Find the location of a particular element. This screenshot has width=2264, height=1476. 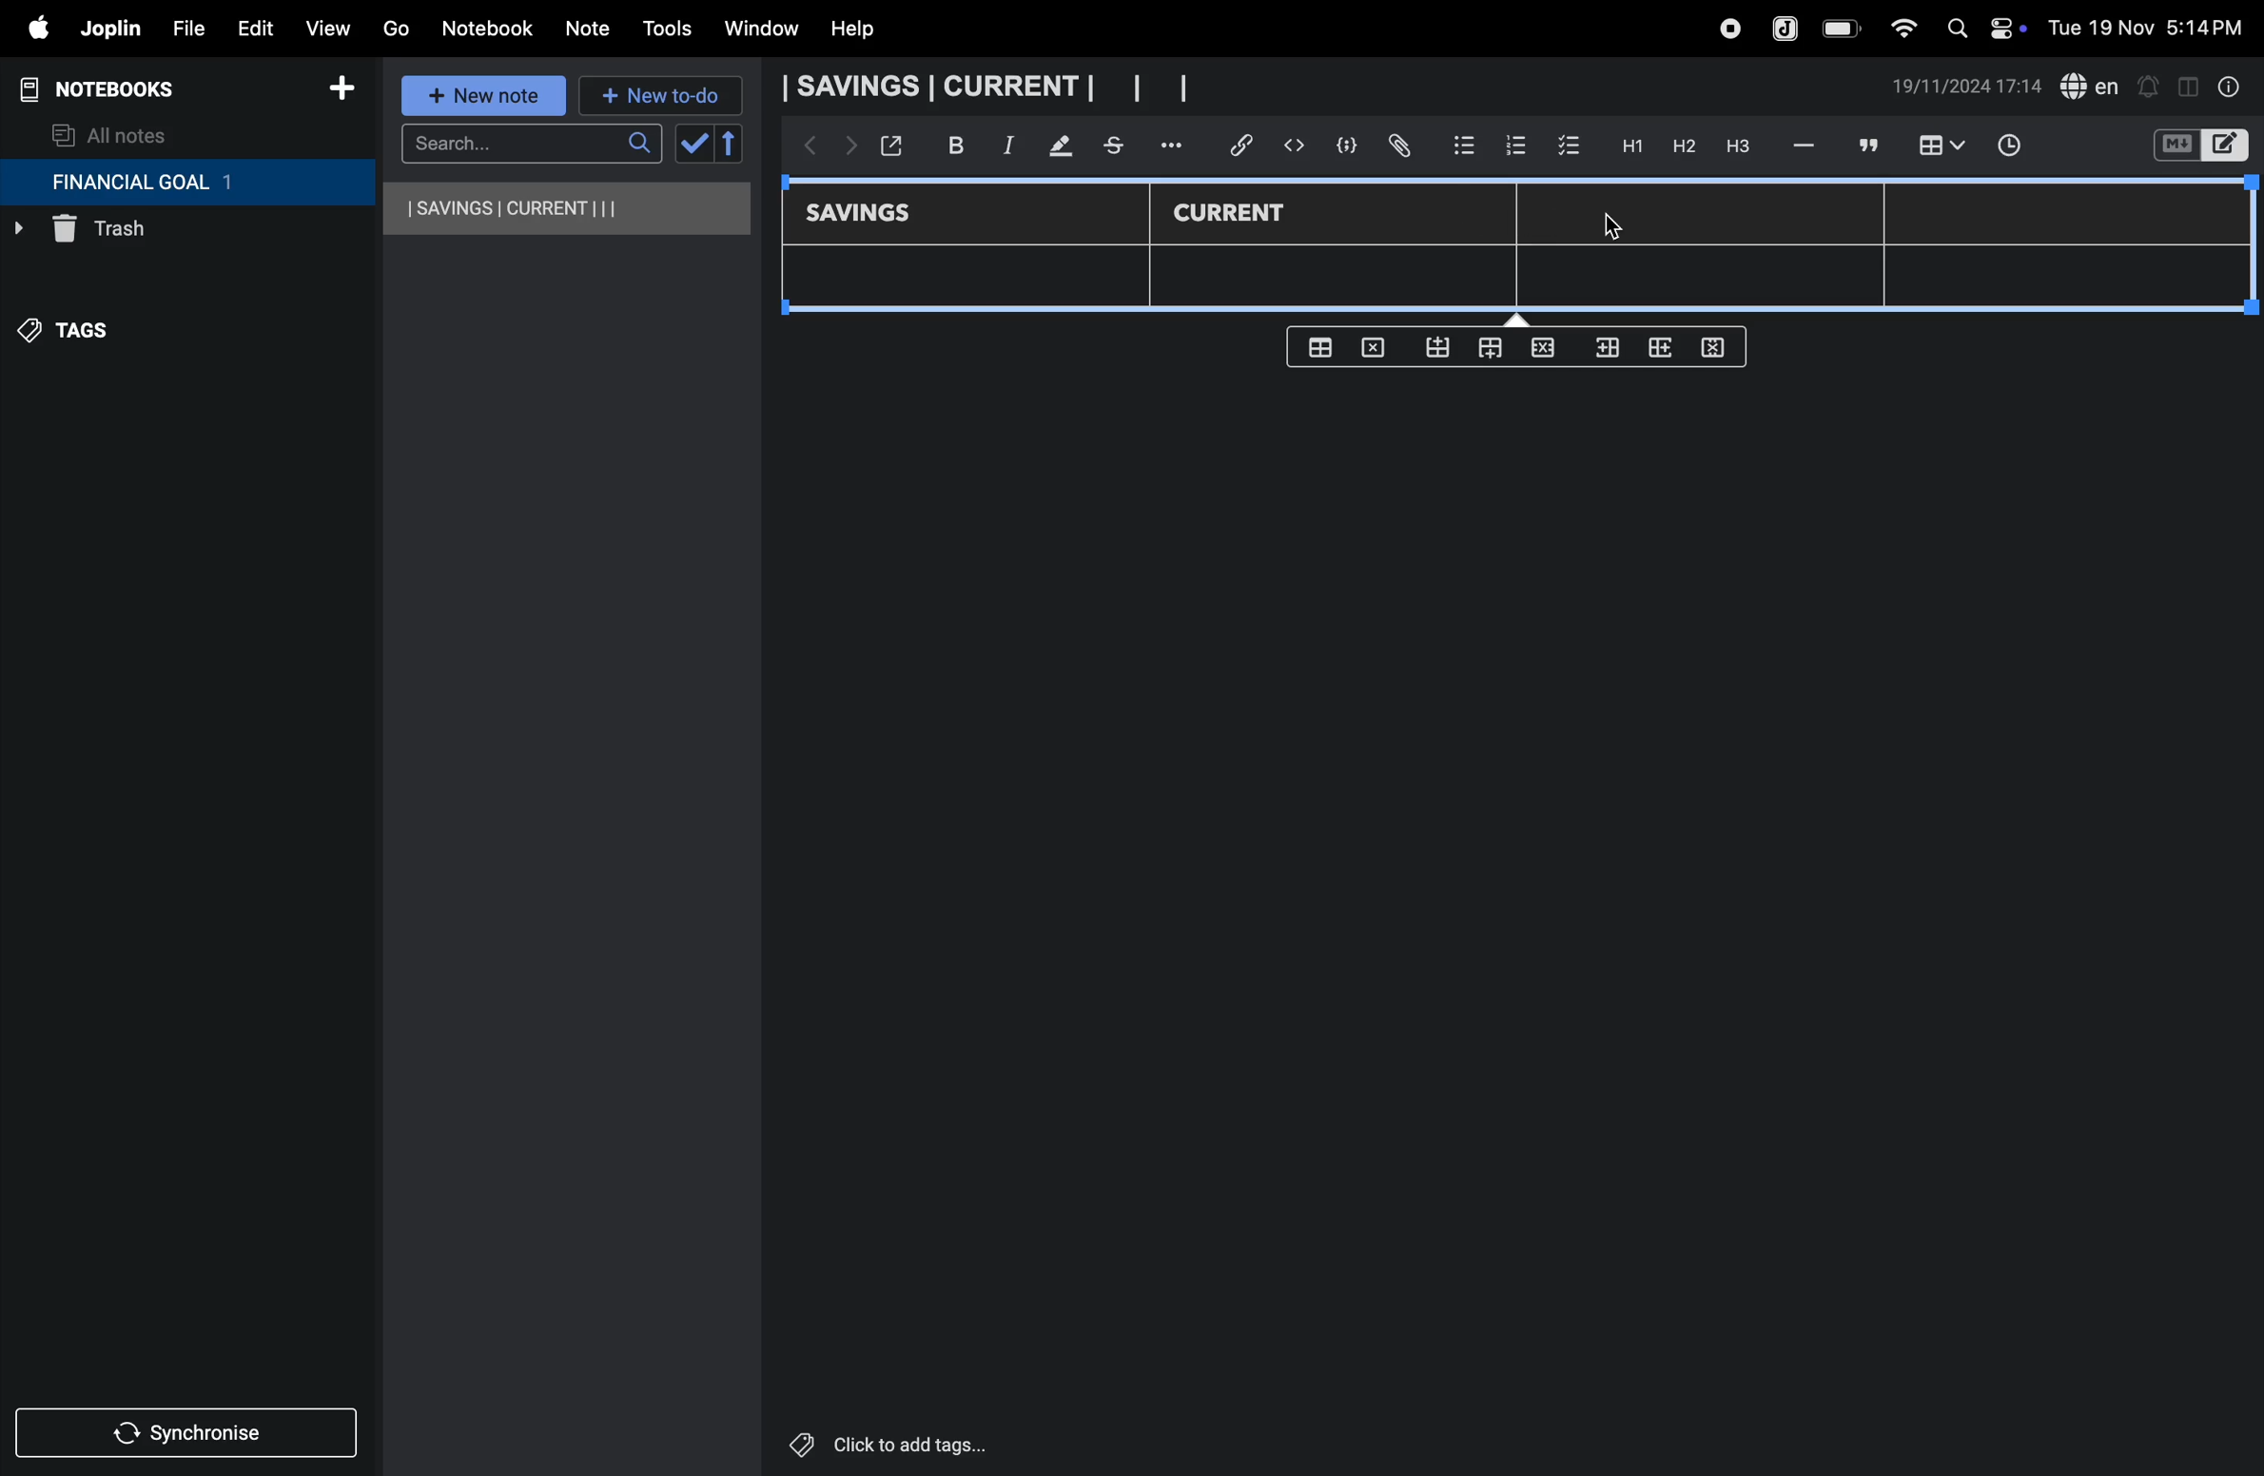

new to-do is located at coordinates (661, 97).